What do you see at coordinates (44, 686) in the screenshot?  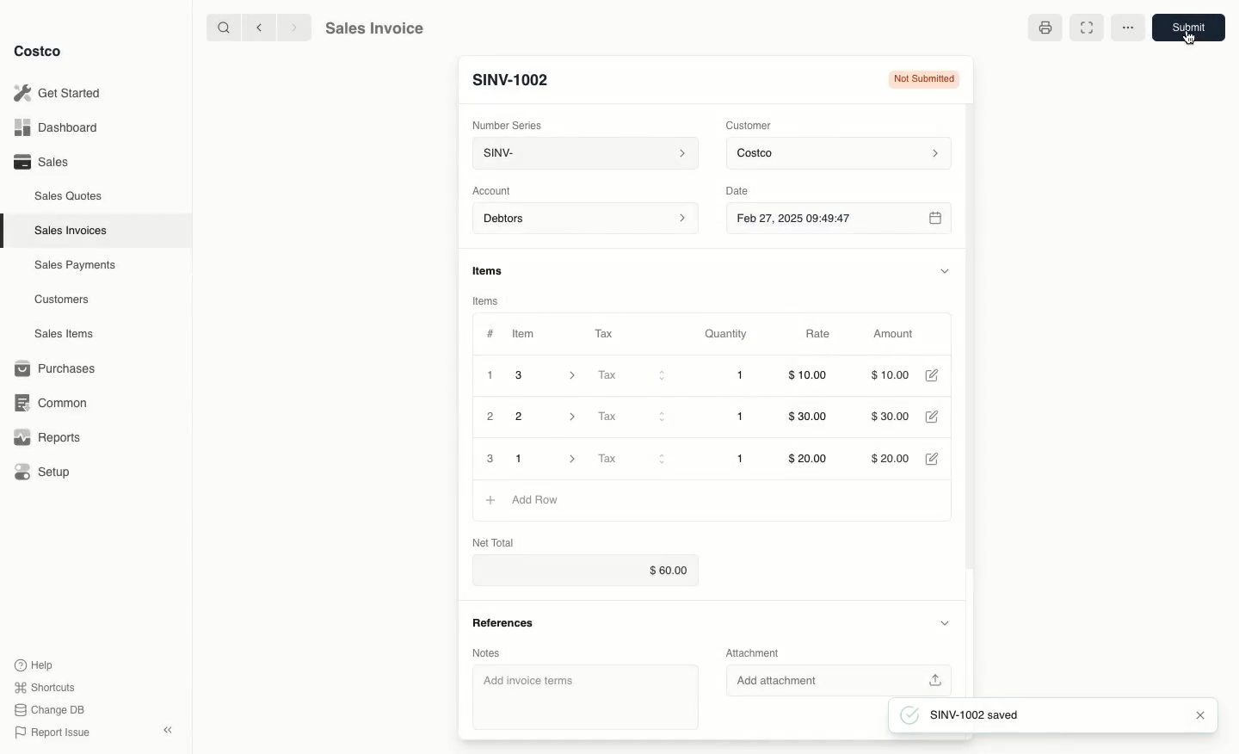 I see `Shortcuts` at bounding box center [44, 686].